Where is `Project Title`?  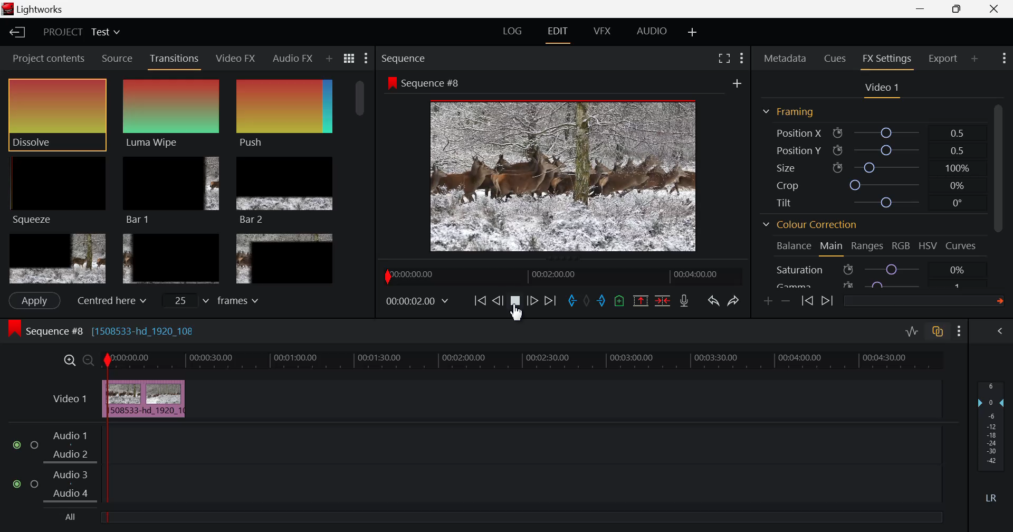 Project Title is located at coordinates (81, 33).